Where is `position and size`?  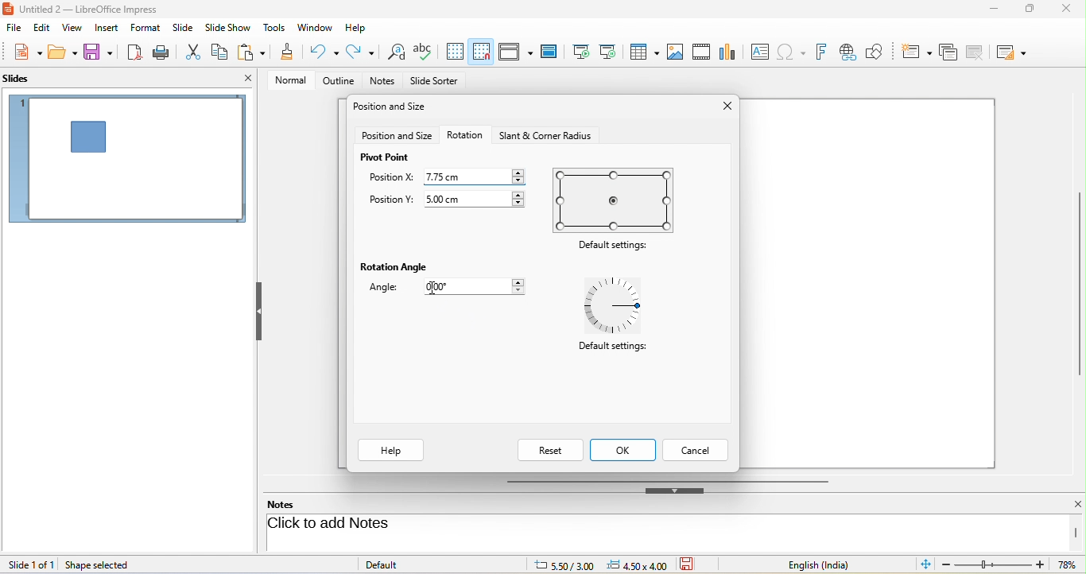
position and size is located at coordinates (393, 108).